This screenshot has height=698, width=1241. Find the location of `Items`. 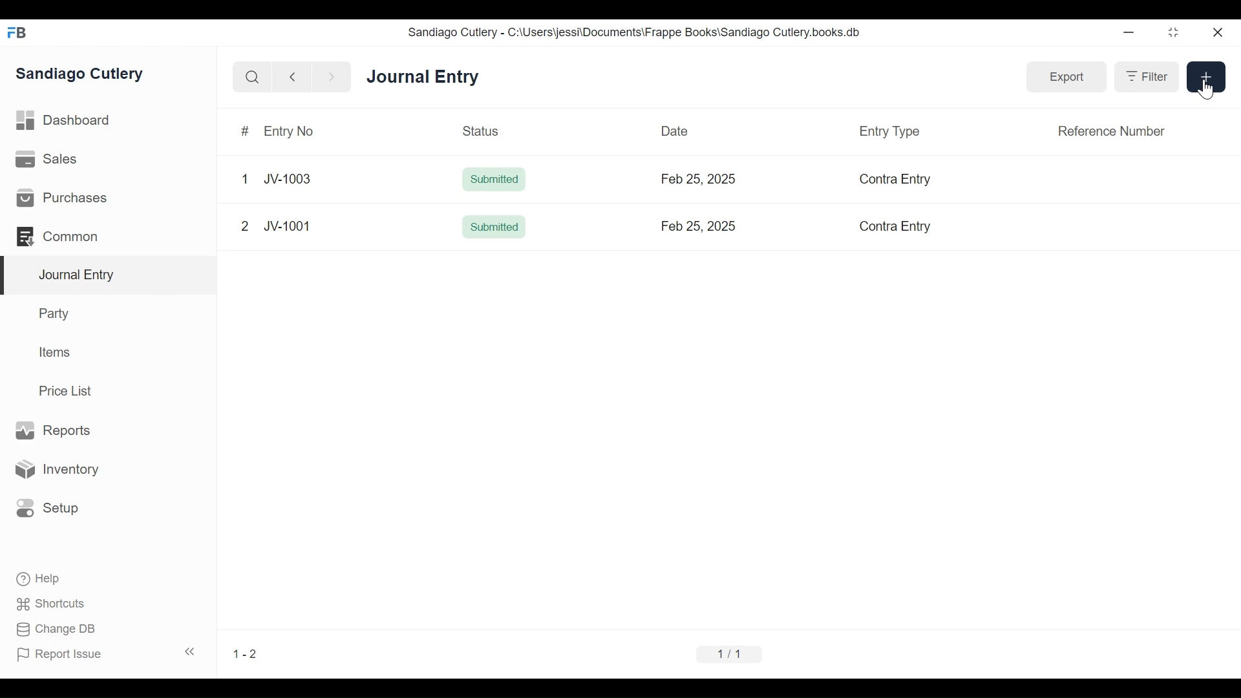

Items is located at coordinates (53, 352).